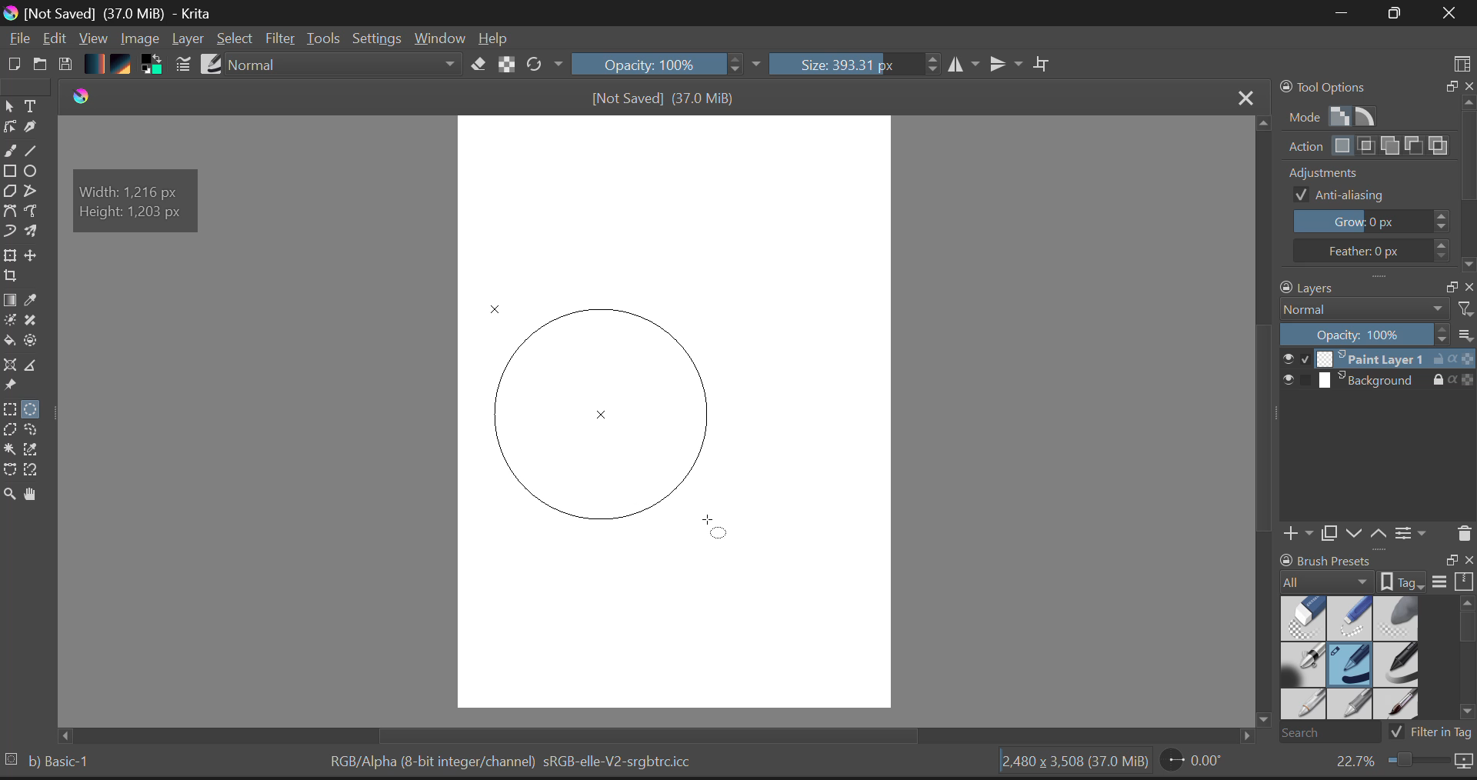 Image resolution: width=1477 pixels, height=780 pixels. I want to click on Smart Patch Tool, so click(33, 323).